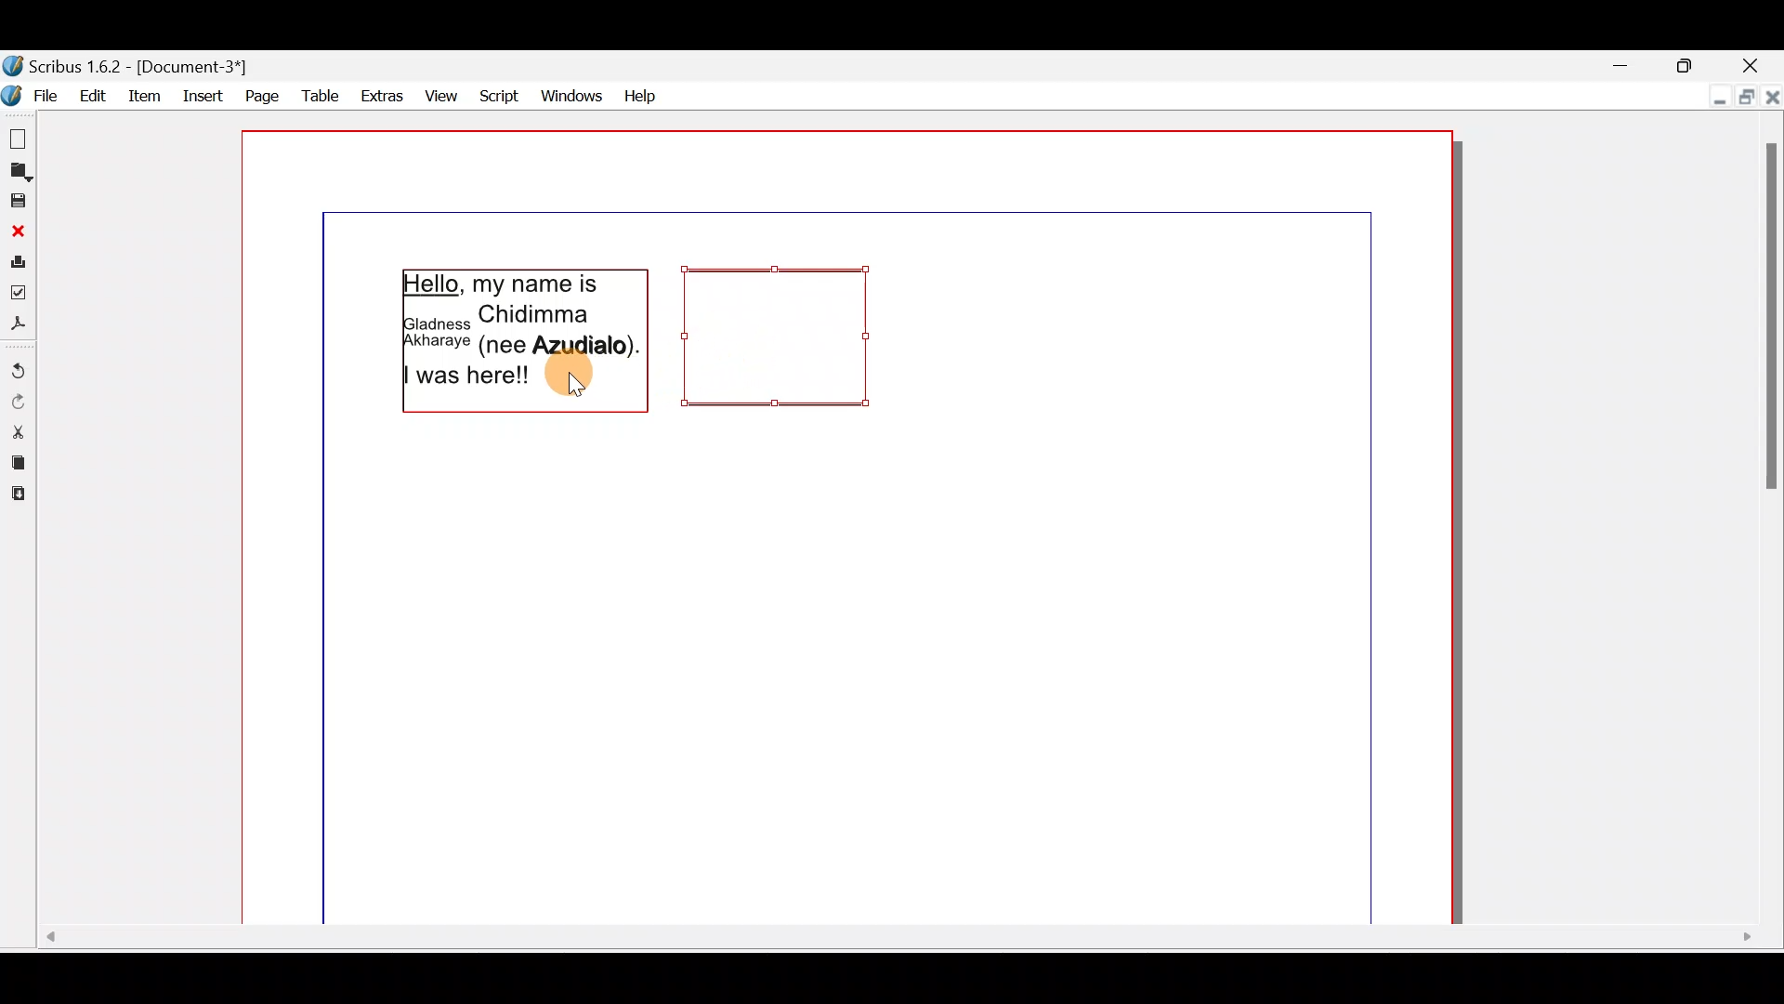  I want to click on Maximise, so click(1688, 62).